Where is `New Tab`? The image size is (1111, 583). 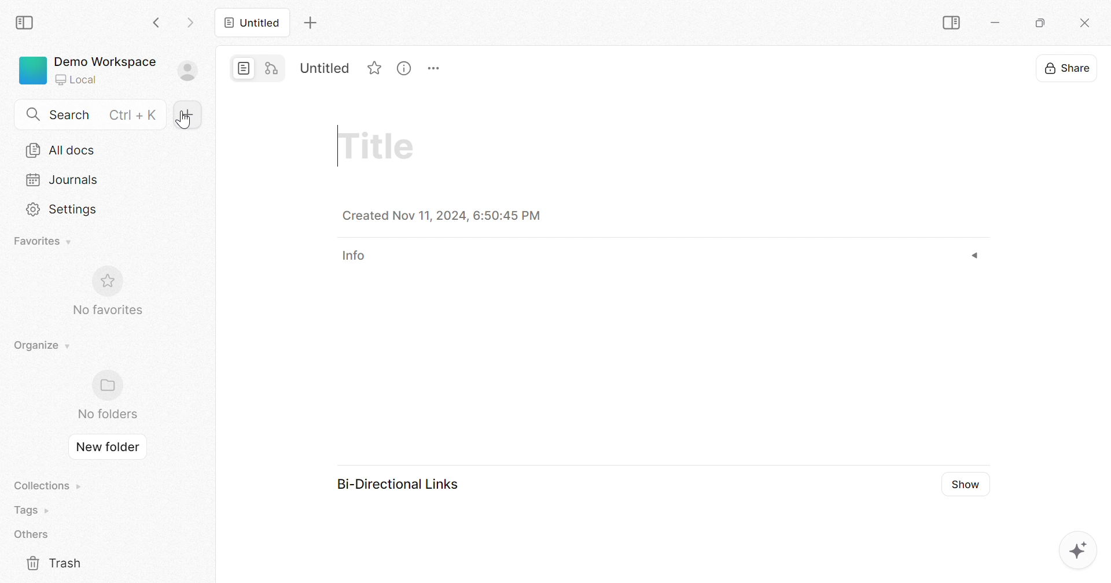 New Tab is located at coordinates (310, 23).